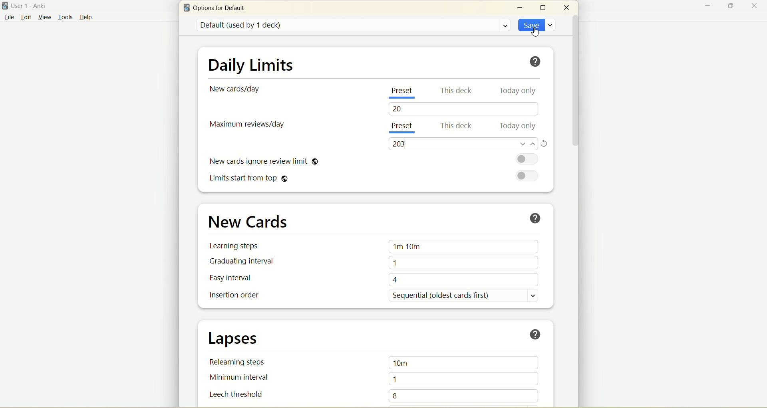  Describe the element at coordinates (521, 7) in the screenshot. I see `minimize` at that location.